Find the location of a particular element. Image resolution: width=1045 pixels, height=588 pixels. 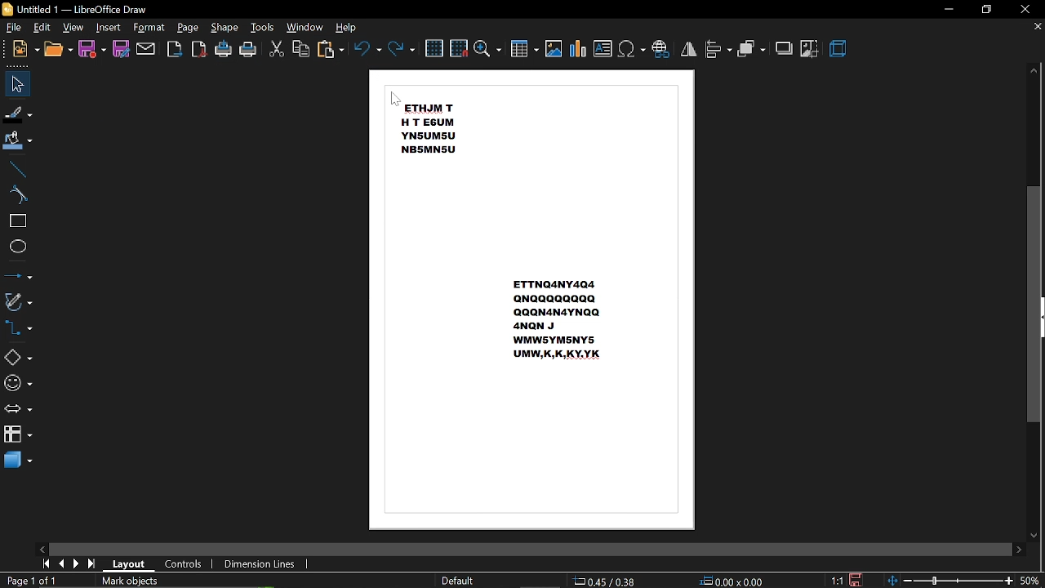

shadow is located at coordinates (784, 48).